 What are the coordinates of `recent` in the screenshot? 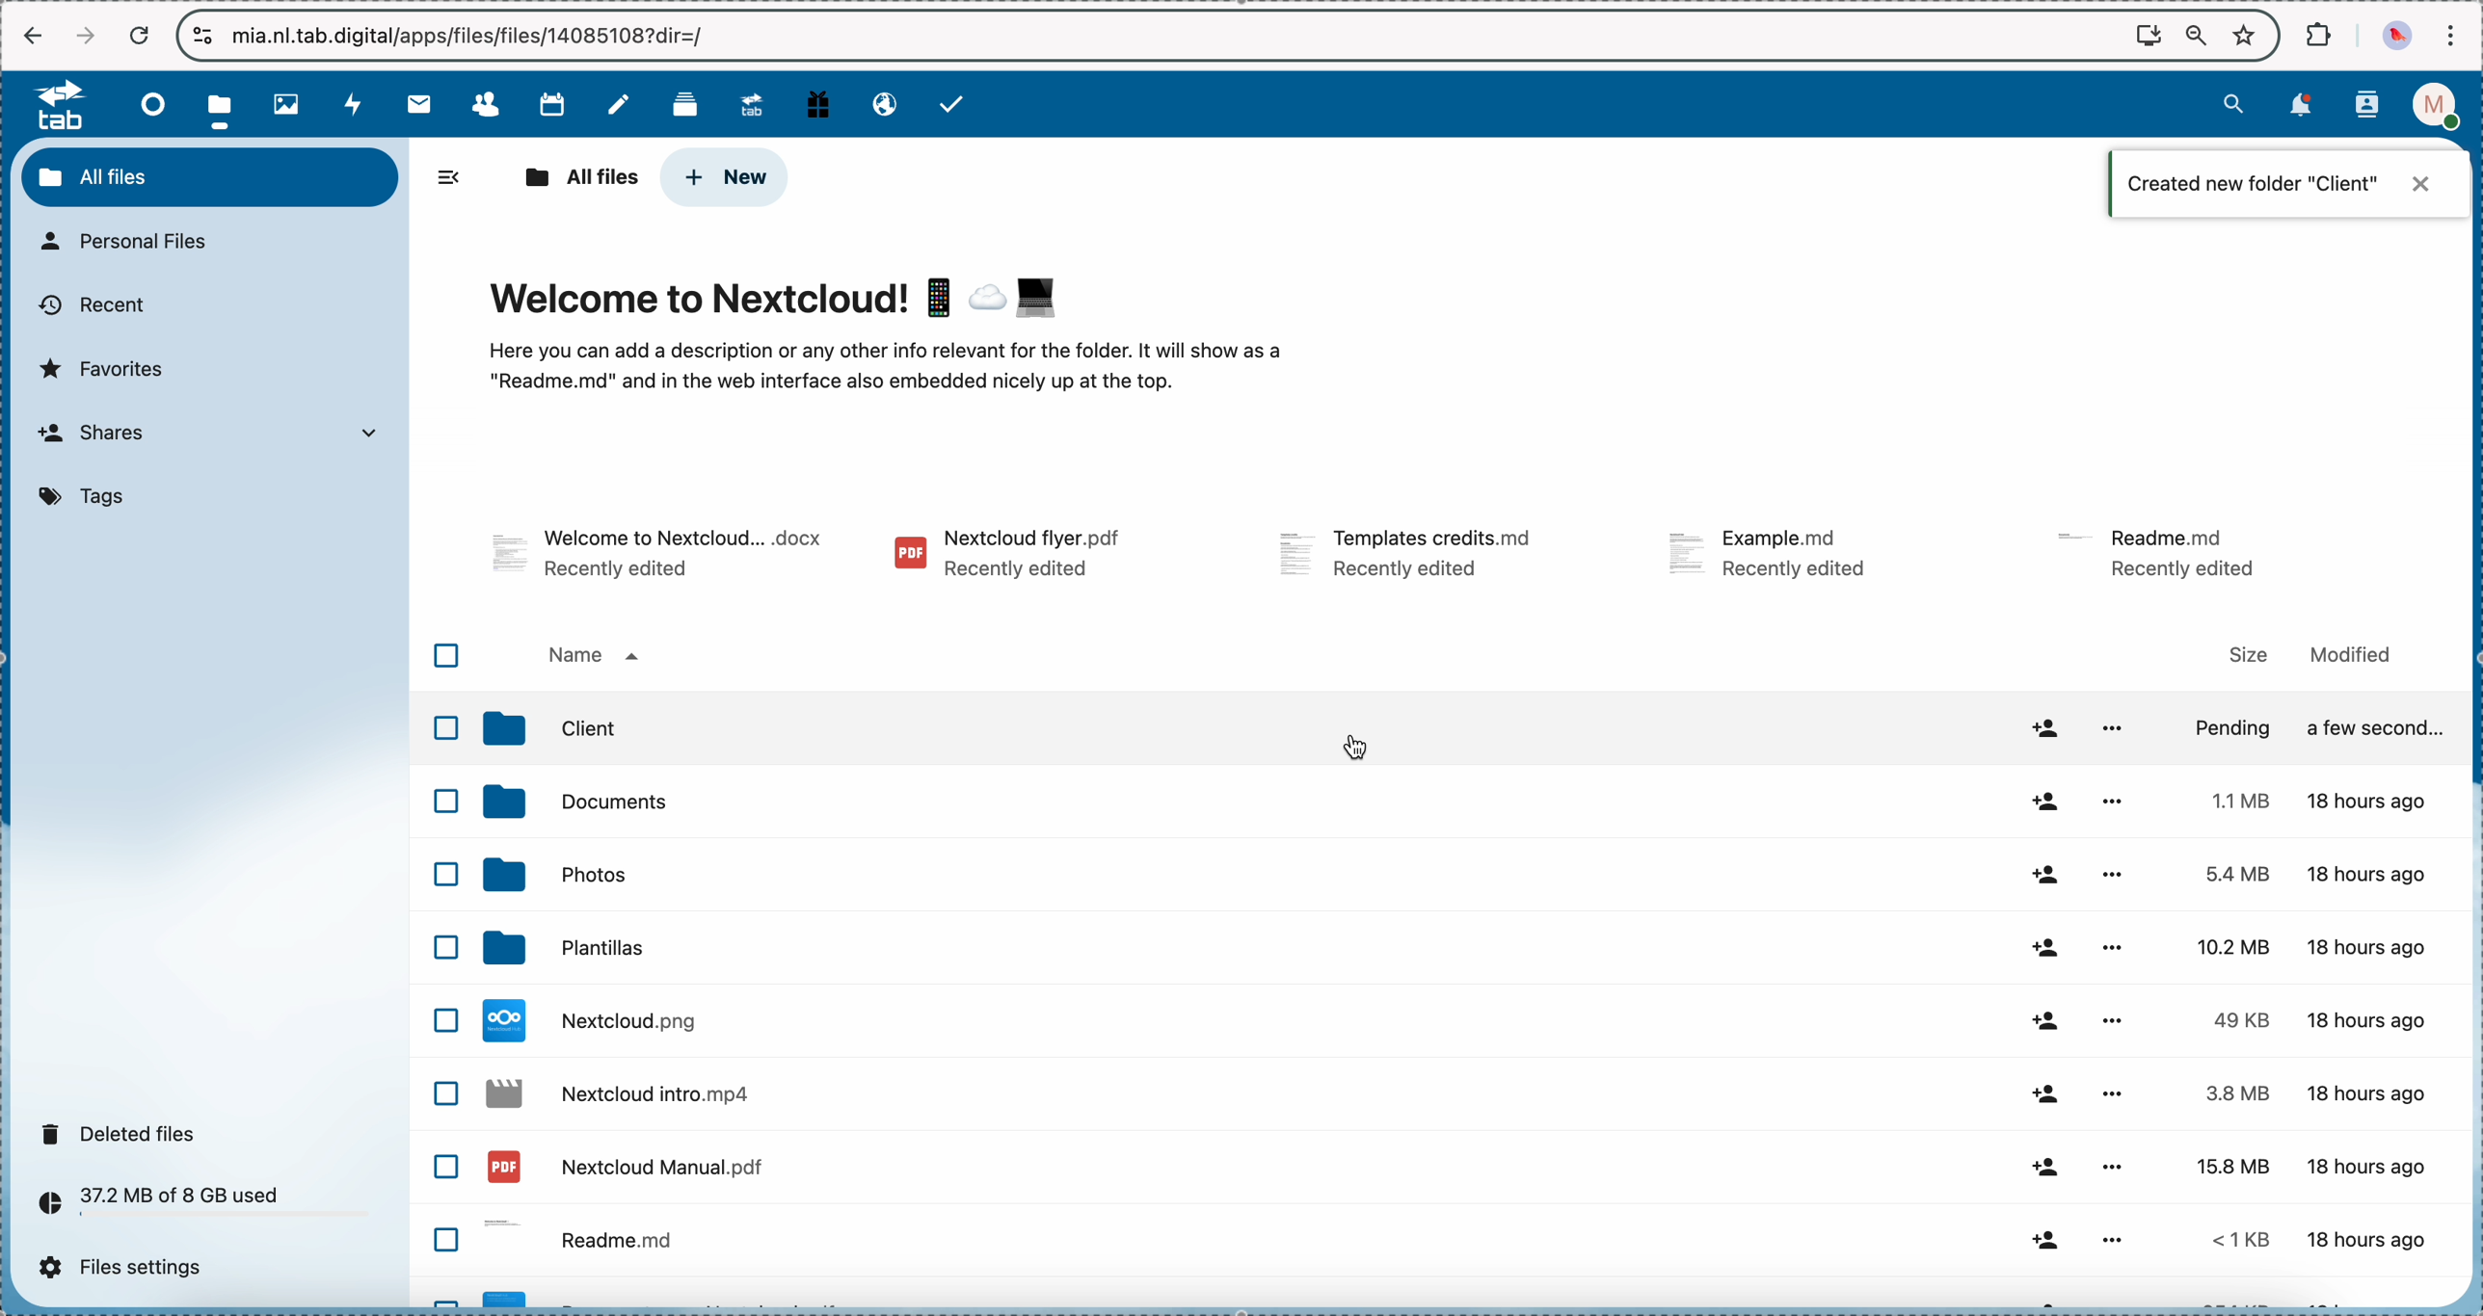 It's located at (91, 306).